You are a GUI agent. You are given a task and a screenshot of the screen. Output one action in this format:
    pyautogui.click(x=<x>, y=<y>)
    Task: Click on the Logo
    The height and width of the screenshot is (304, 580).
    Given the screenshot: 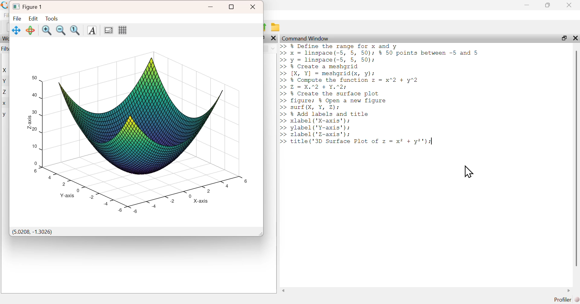 What is the action you would take?
    pyautogui.click(x=5, y=5)
    